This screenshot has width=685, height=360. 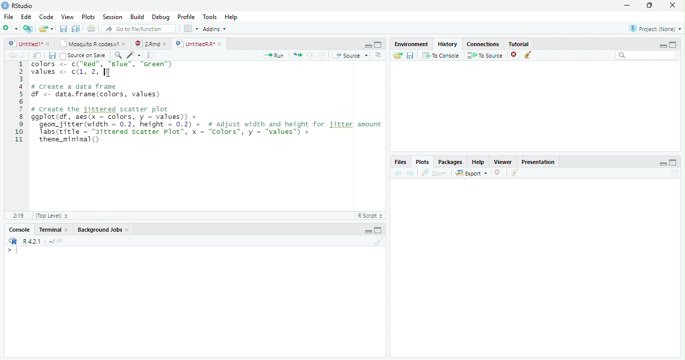 I want to click on Save current document, so click(x=64, y=29).